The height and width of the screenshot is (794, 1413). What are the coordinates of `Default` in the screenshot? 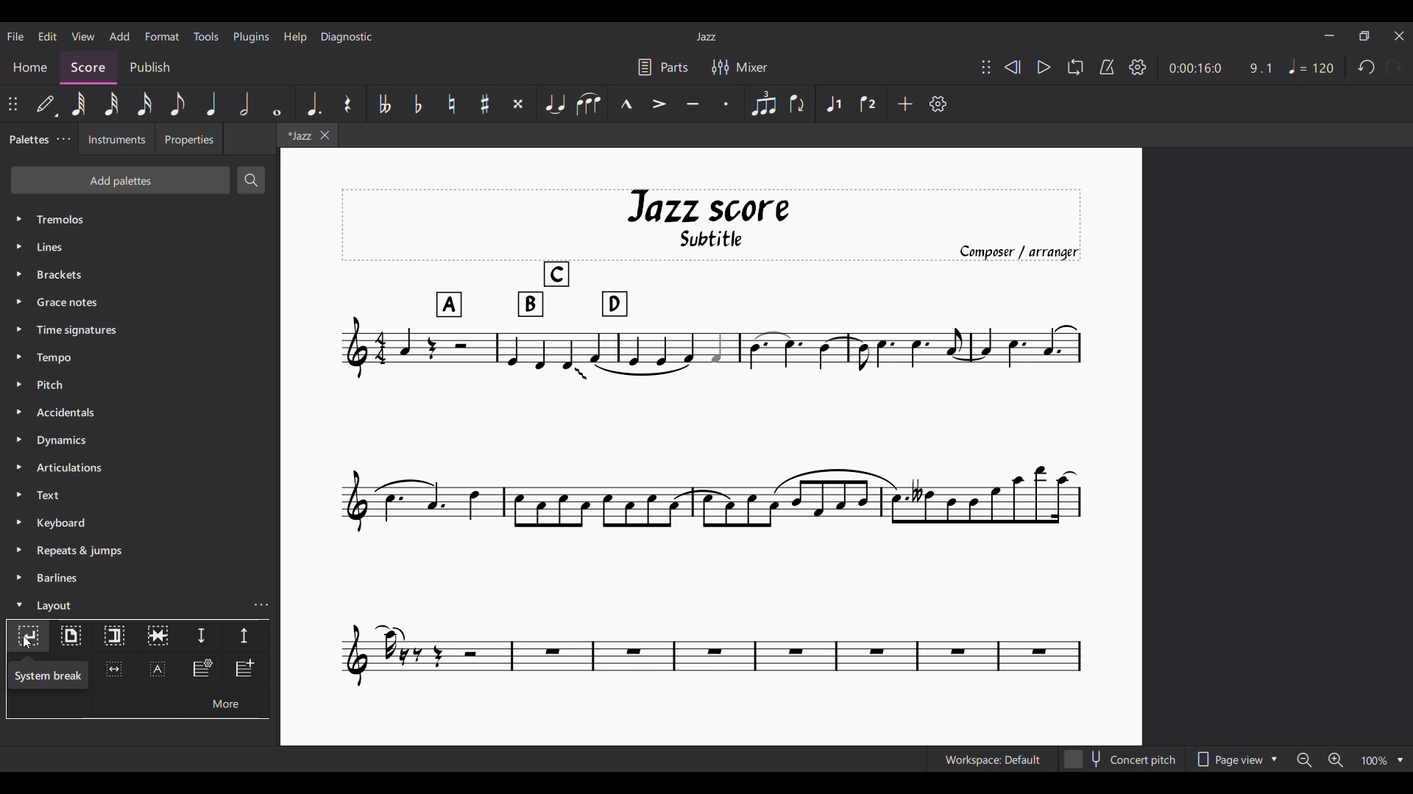 It's located at (45, 104).